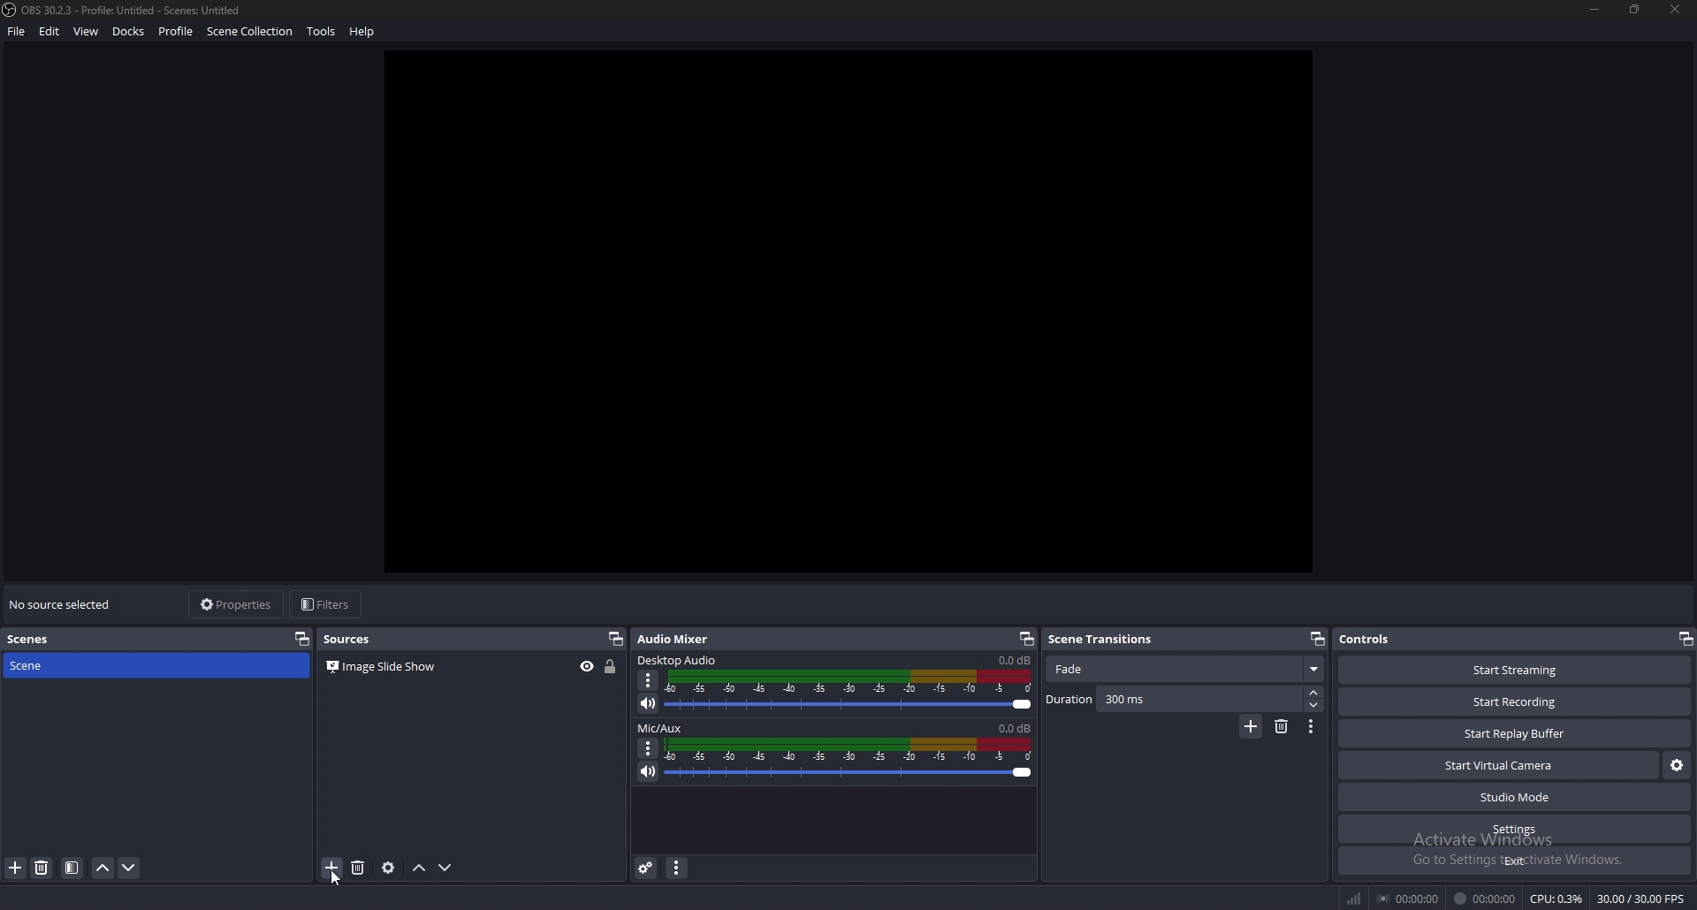 The image size is (1697, 910). I want to click on volume adjust, so click(850, 759).